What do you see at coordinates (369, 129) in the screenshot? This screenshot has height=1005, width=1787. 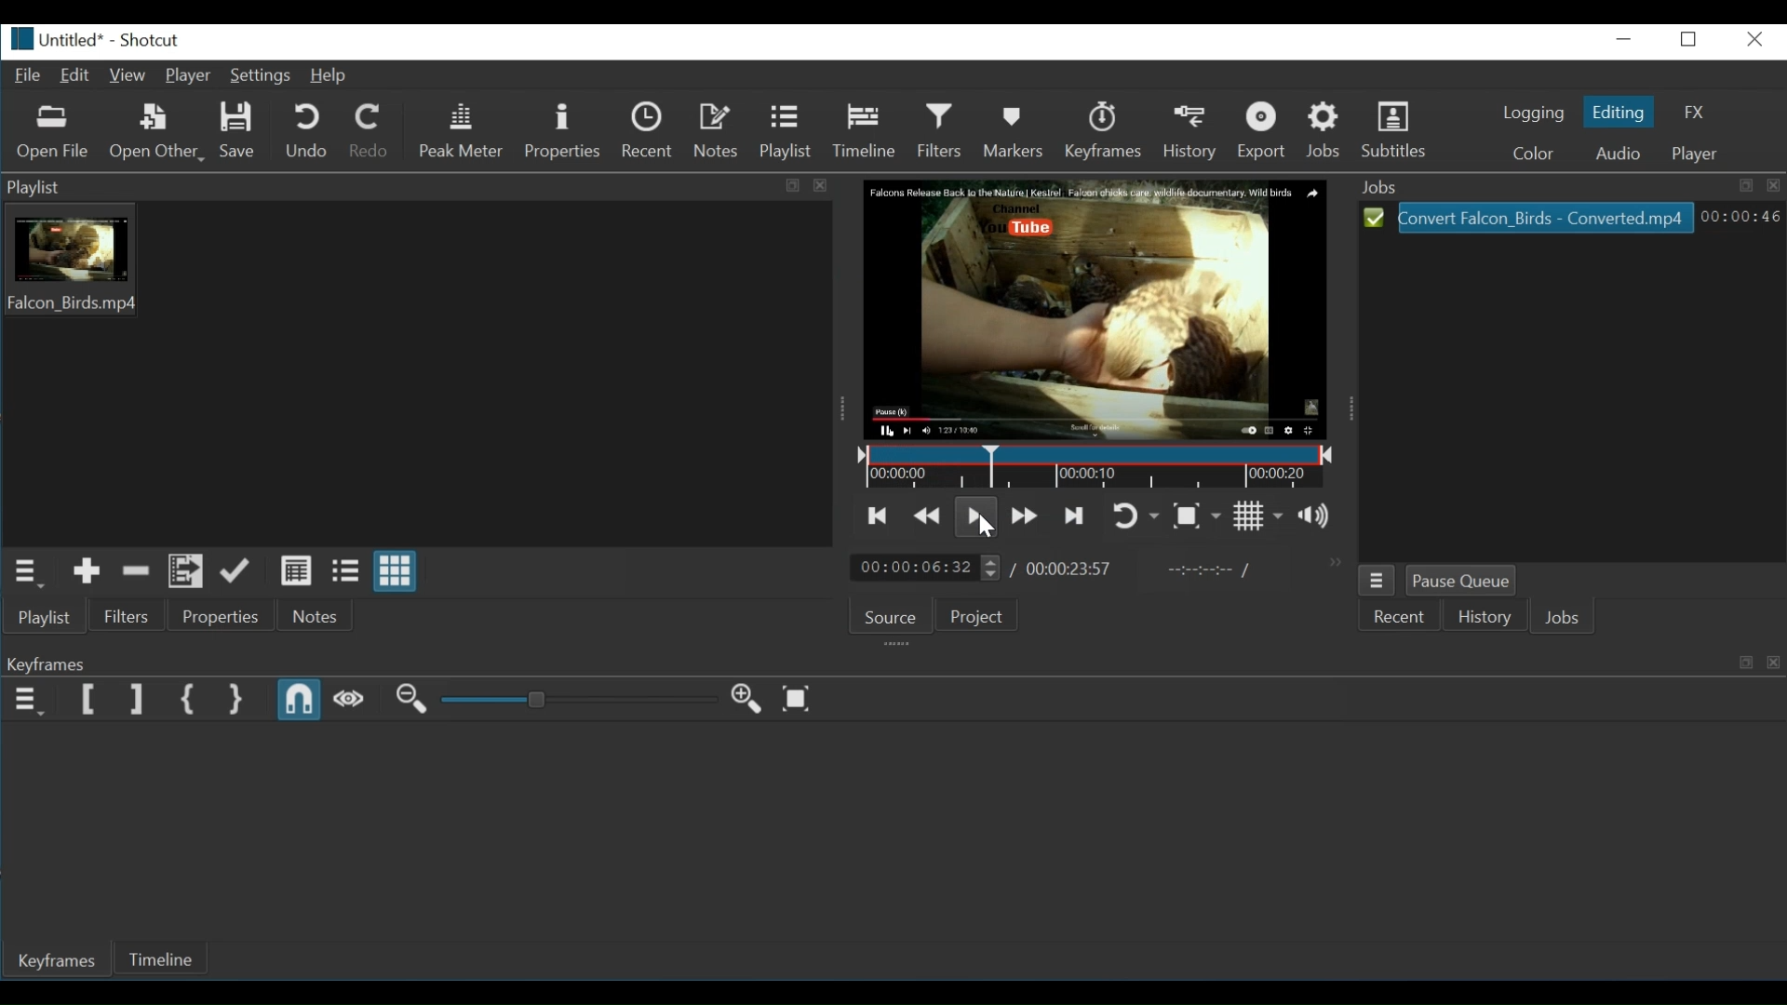 I see `Redo` at bounding box center [369, 129].